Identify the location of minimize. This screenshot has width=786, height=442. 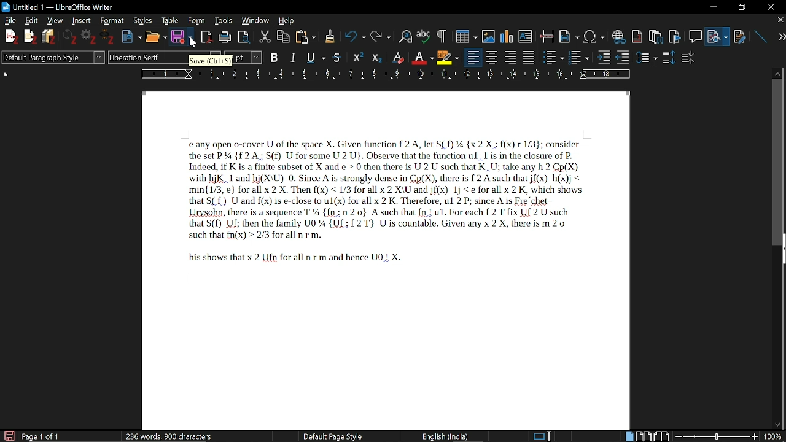
(716, 7).